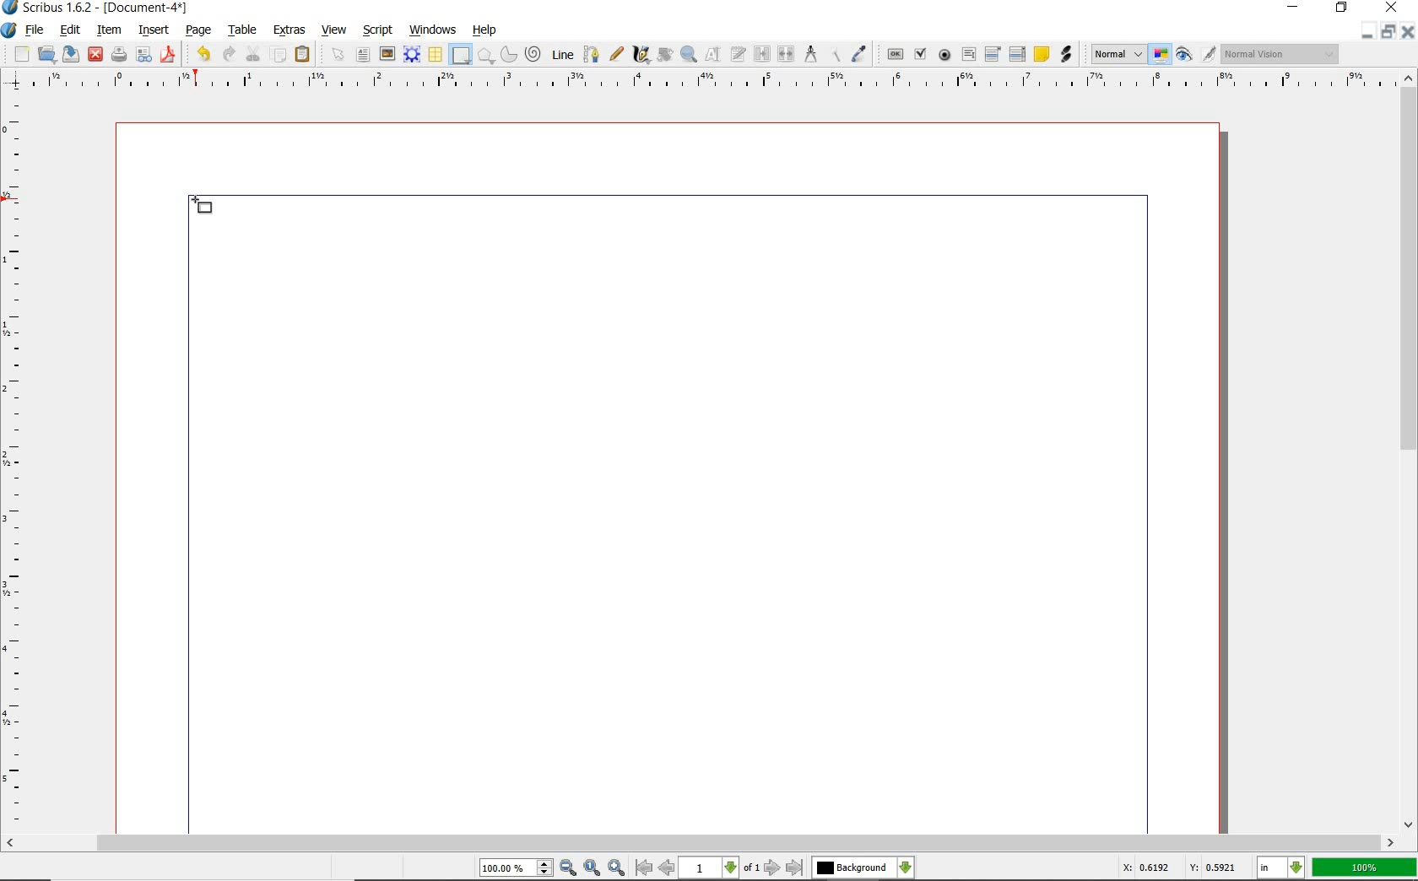 The height and width of the screenshot is (881, 1418). Describe the element at coordinates (593, 867) in the screenshot. I see `zoom to 100%` at that location.